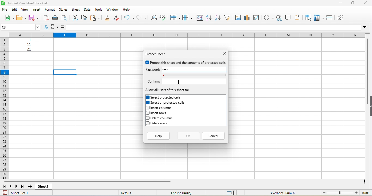 This screenshot has height=196, width=372. I want to click on data, so click(87, 10).